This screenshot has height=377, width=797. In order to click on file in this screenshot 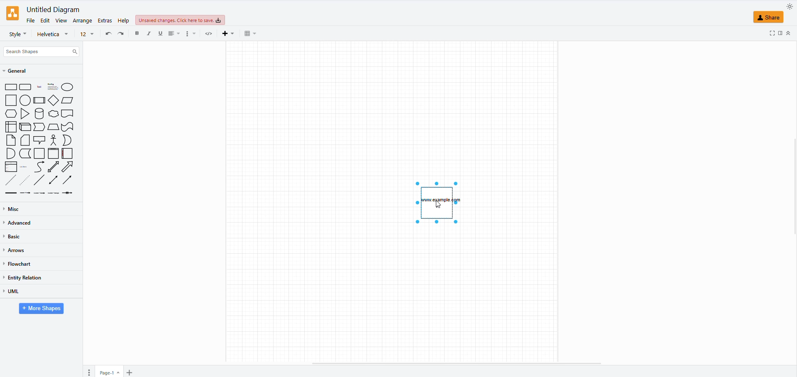, I will do `click(31, 21)`.